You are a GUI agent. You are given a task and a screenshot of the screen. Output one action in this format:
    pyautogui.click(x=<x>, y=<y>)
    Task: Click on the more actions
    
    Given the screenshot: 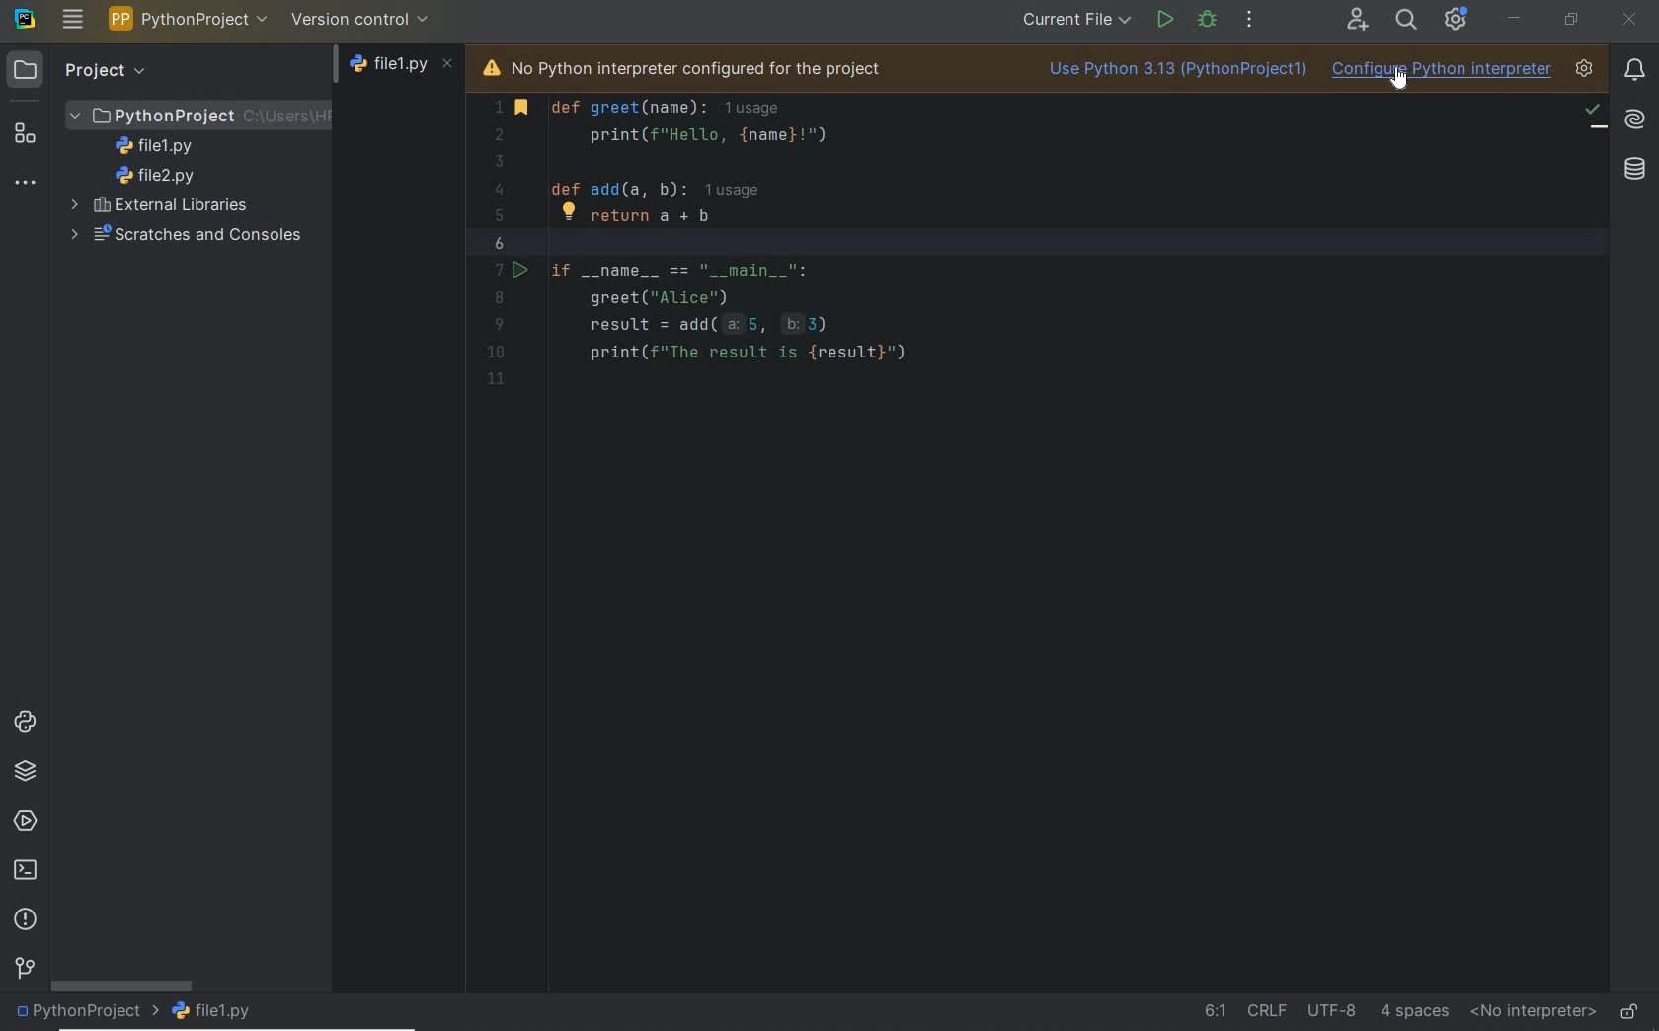 What is the action you would take?
    pyautogui.click(x=1250, y=21)
    